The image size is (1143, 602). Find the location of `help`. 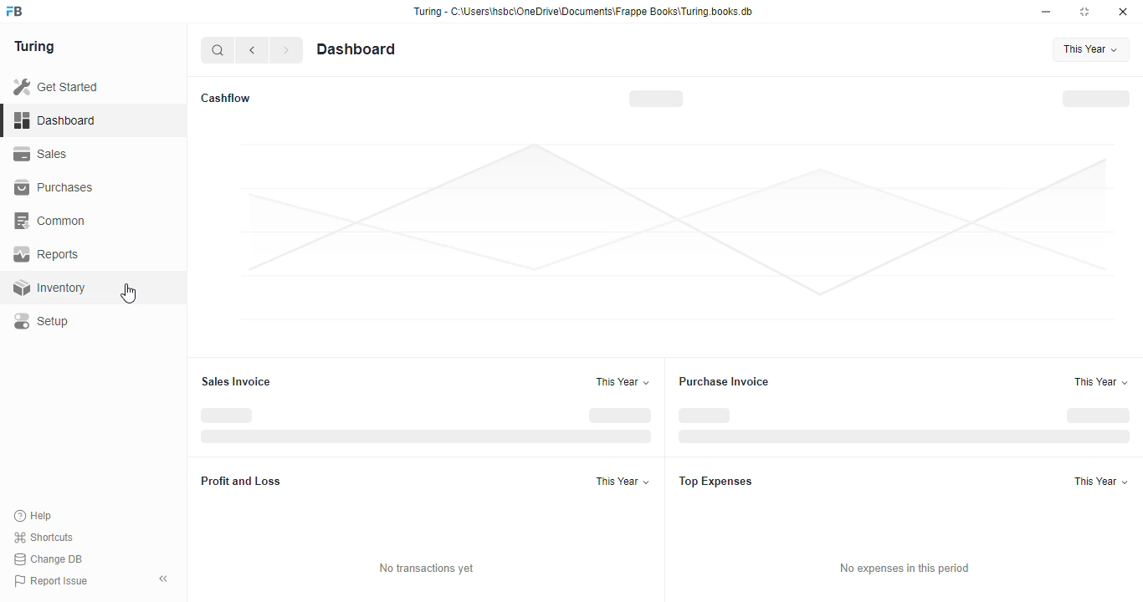

help is located at coordinates (33, 516).